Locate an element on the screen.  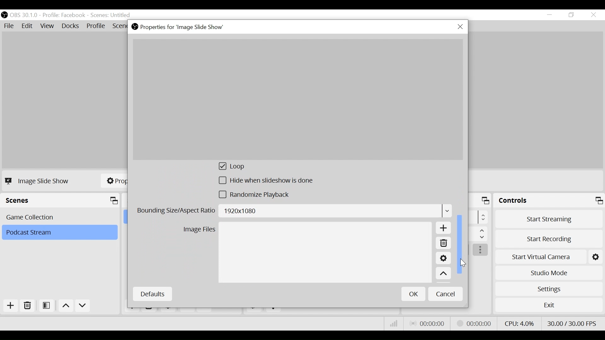
Remove is located at coordinates (443, 243).